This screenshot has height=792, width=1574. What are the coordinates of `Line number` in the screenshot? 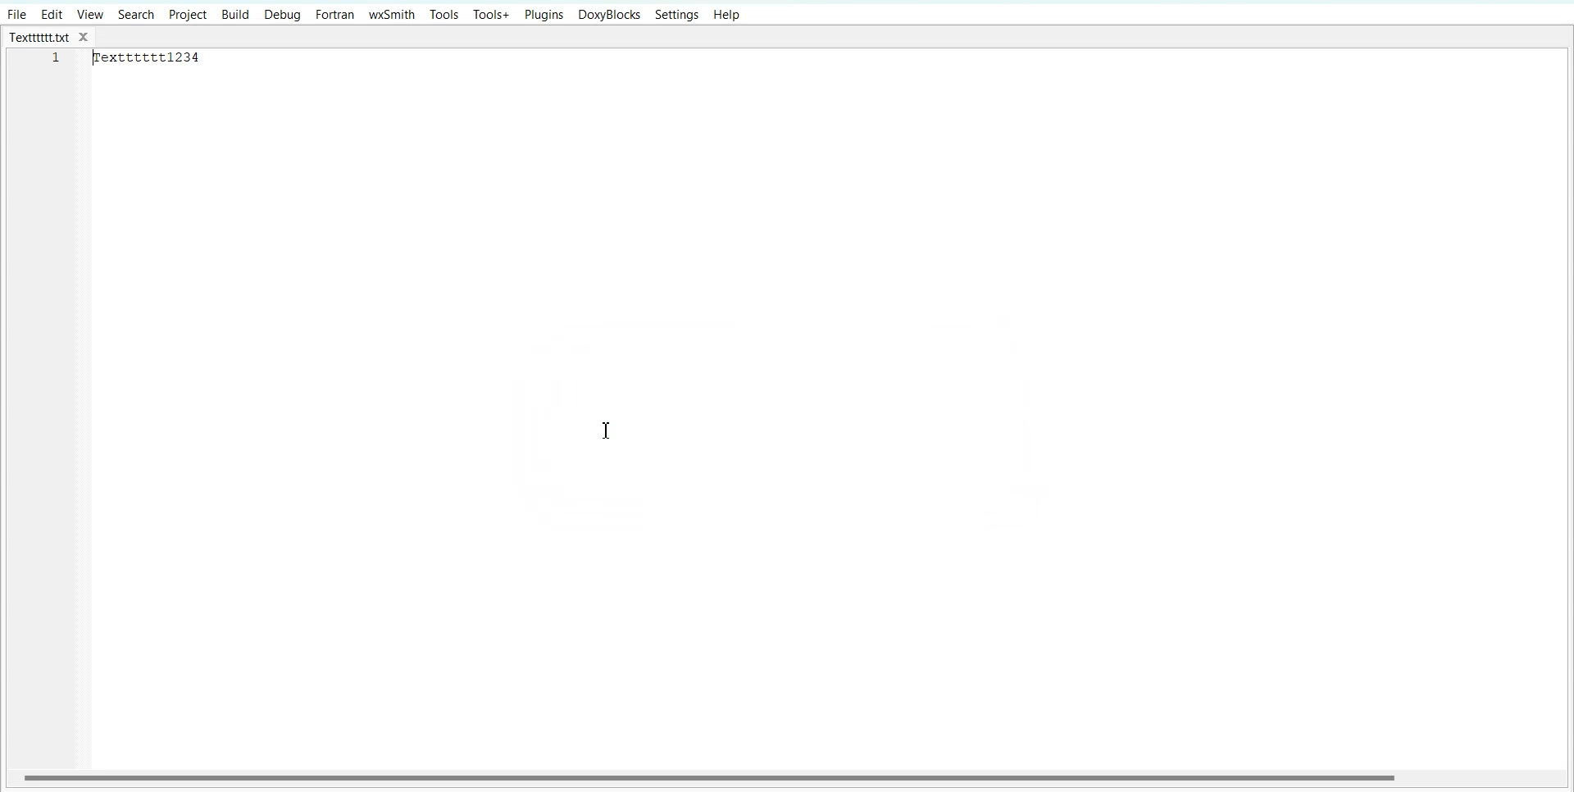 It's located at (57, 62).